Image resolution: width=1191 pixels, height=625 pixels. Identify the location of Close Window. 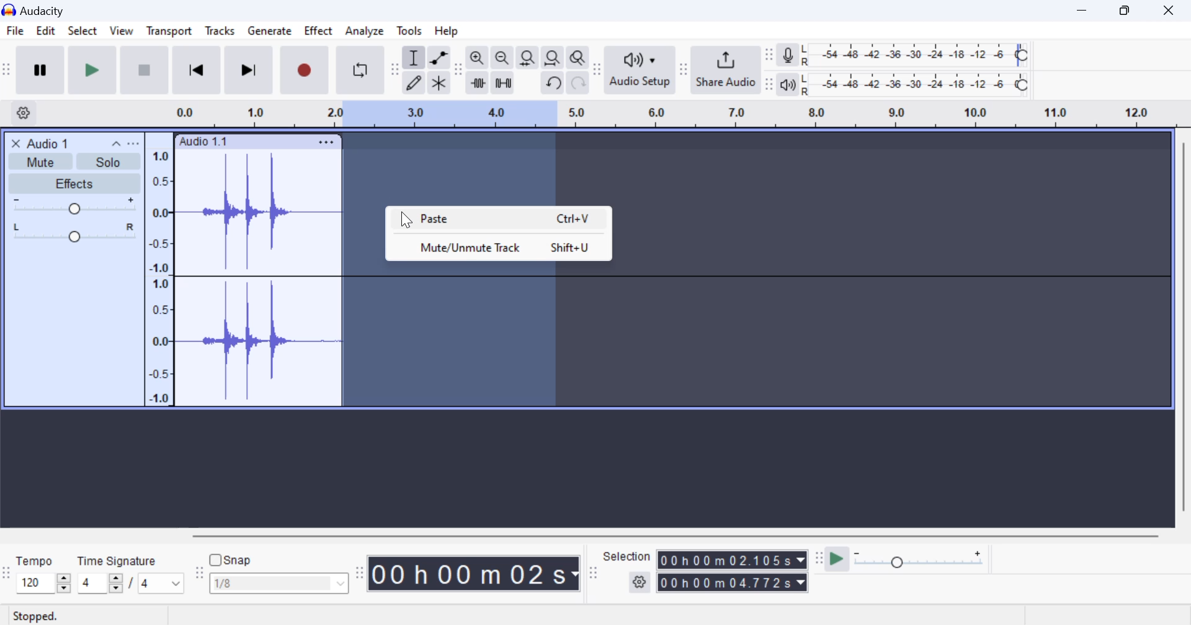
(1172, 9).